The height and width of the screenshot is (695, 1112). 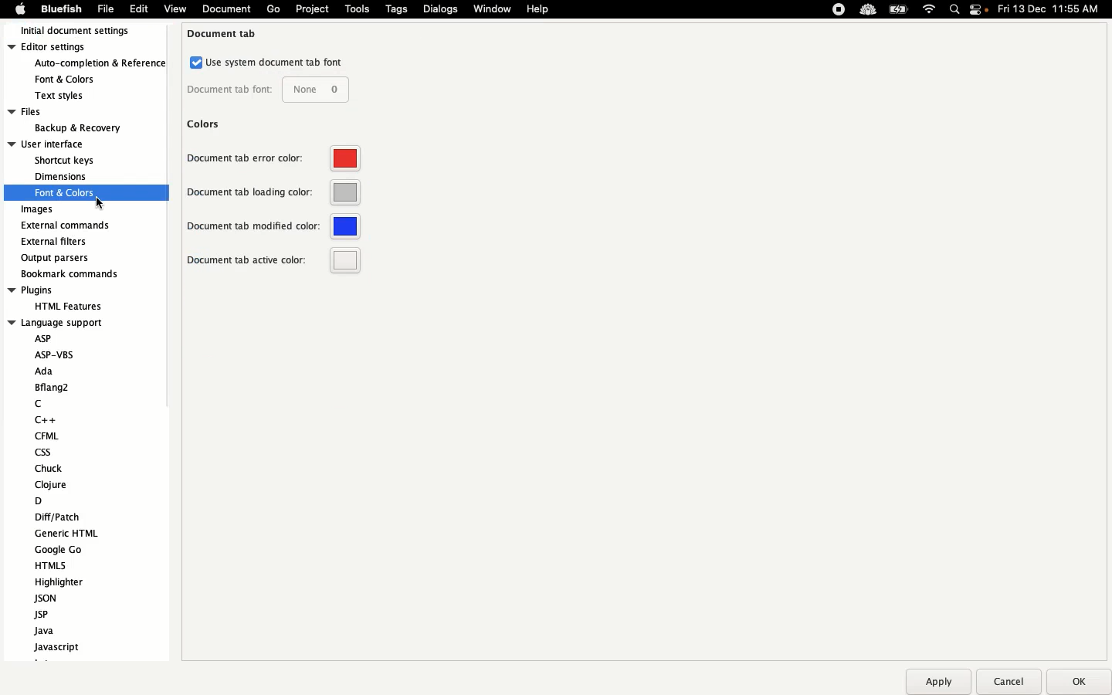 What do you see at coordinates (83, 48) in the screenshot?
I see `Editor settings` at bounding box center [83, 48].